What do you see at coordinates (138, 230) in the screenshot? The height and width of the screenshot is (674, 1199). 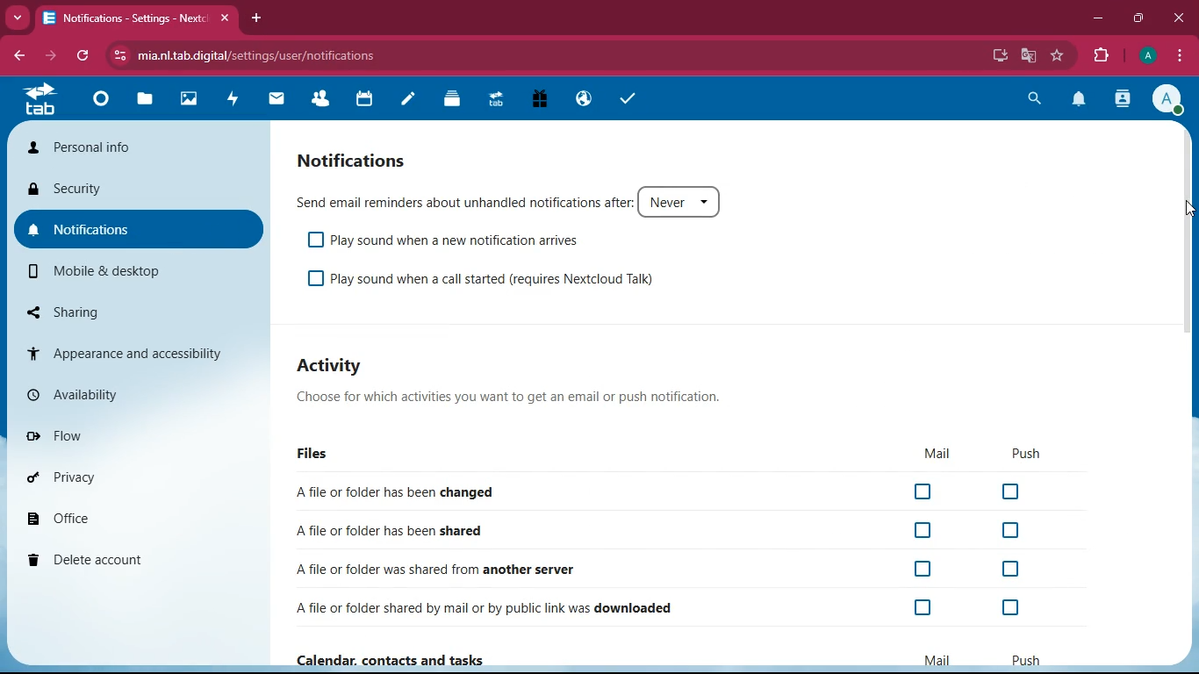 I see `notifications` at bounding box center [138, 230].